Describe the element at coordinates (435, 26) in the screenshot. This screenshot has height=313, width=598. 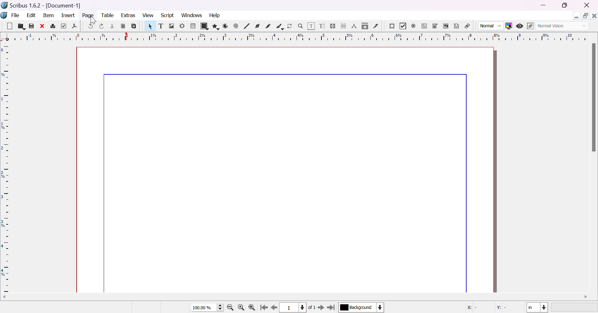
I see `PDF combo box` at that location.